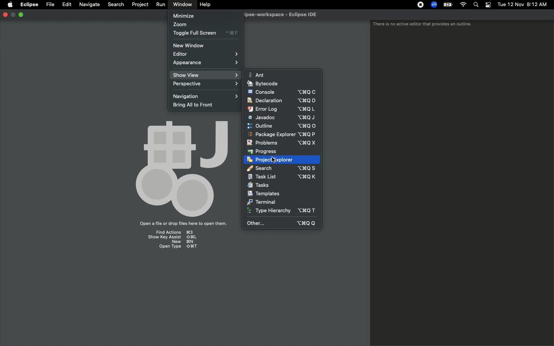 This screenshot has width=554, height=346. What do you see at coordinates (477, 5) in the screenshot?
I see `Search` at bounding box center [477, 5].